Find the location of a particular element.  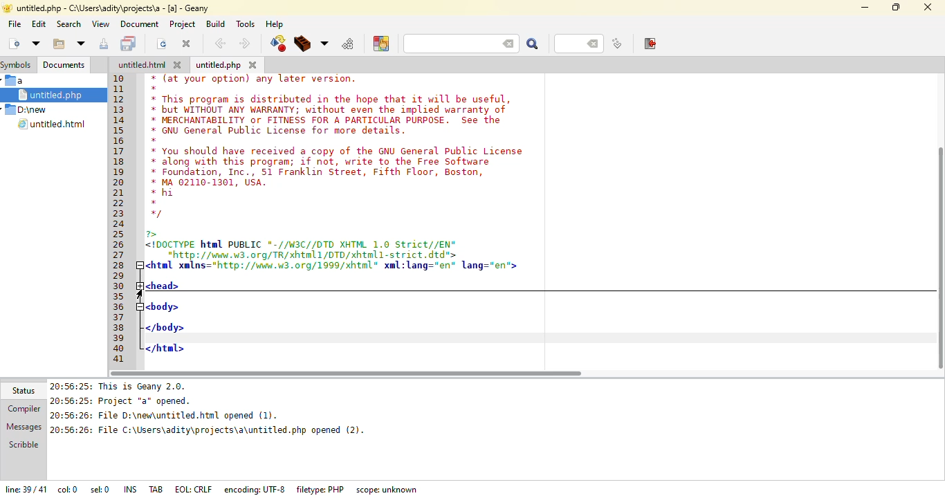

compiler is located at coordinates (24, 409).